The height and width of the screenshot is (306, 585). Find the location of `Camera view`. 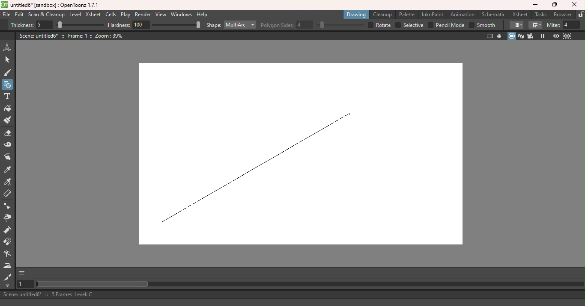

Camera view is located at coordinates (530, 36).